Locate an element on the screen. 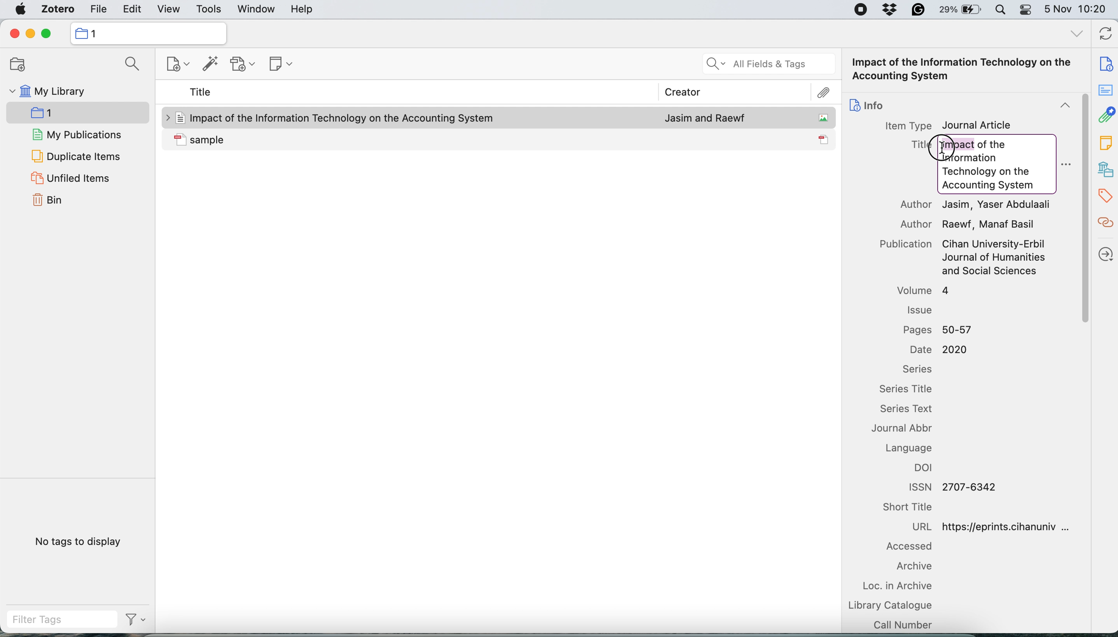 The height and width of the screenshot is (637, 1118). ISSN 2707-6342 is located at coordinates (956, 487).